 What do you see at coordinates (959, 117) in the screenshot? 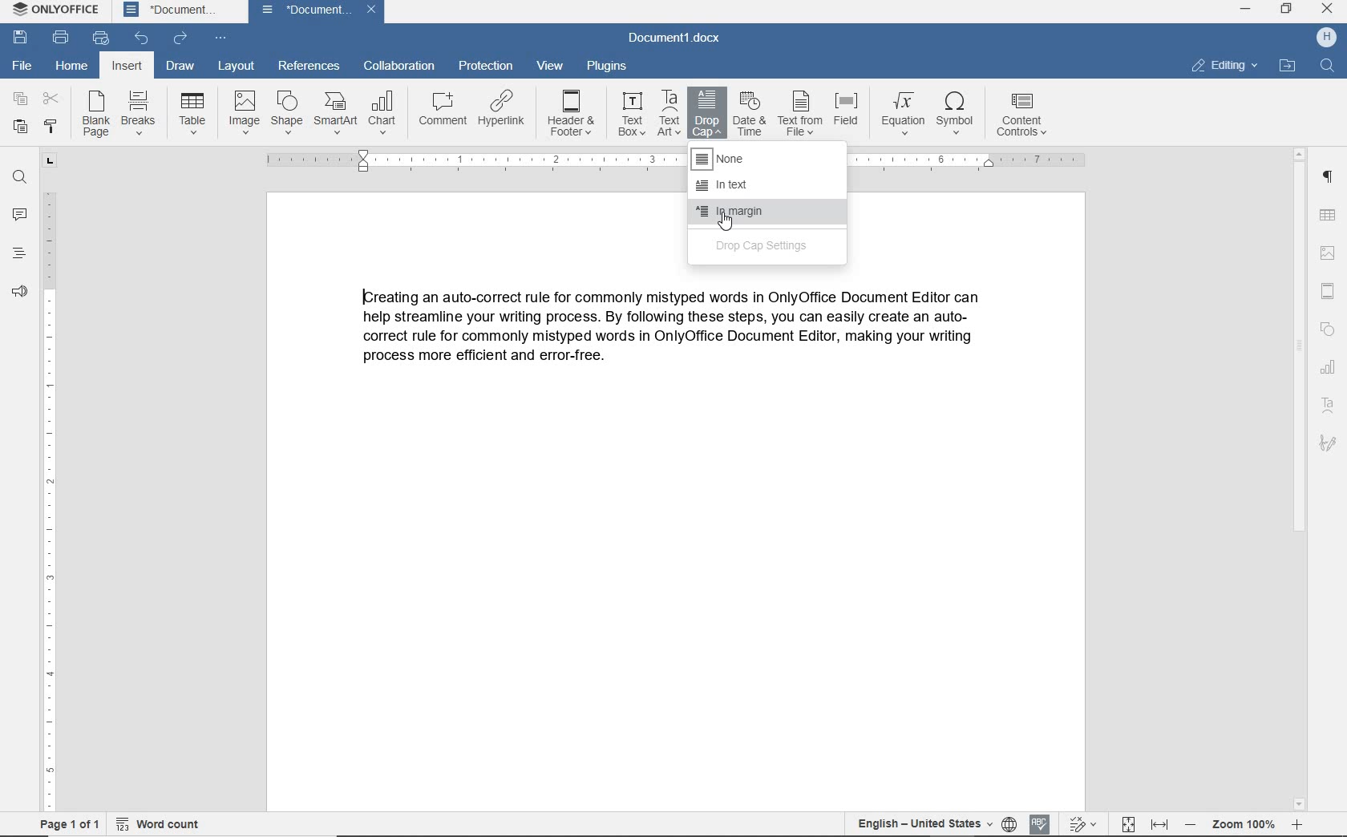
I see `symbol` at bounding box center [959, 117].